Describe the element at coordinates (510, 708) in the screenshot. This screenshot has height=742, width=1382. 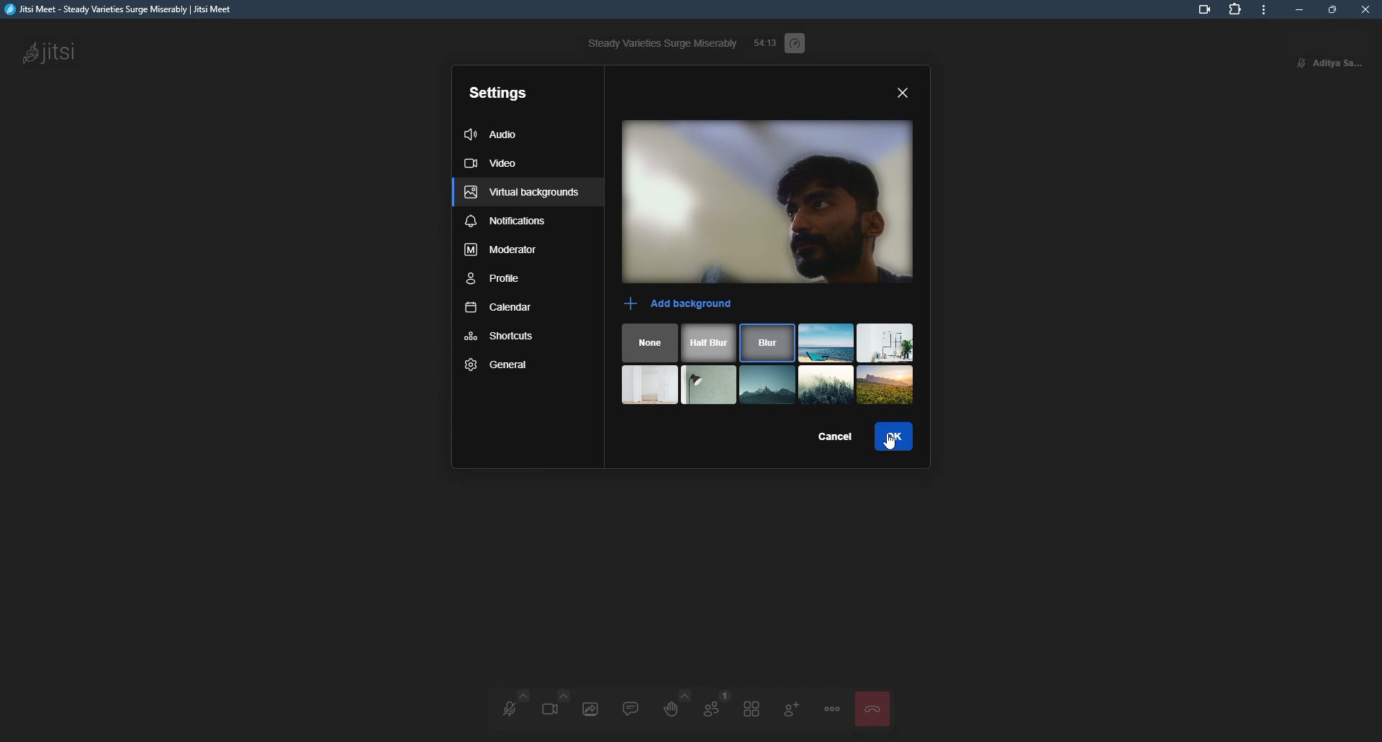
I see `open mic` at that location.